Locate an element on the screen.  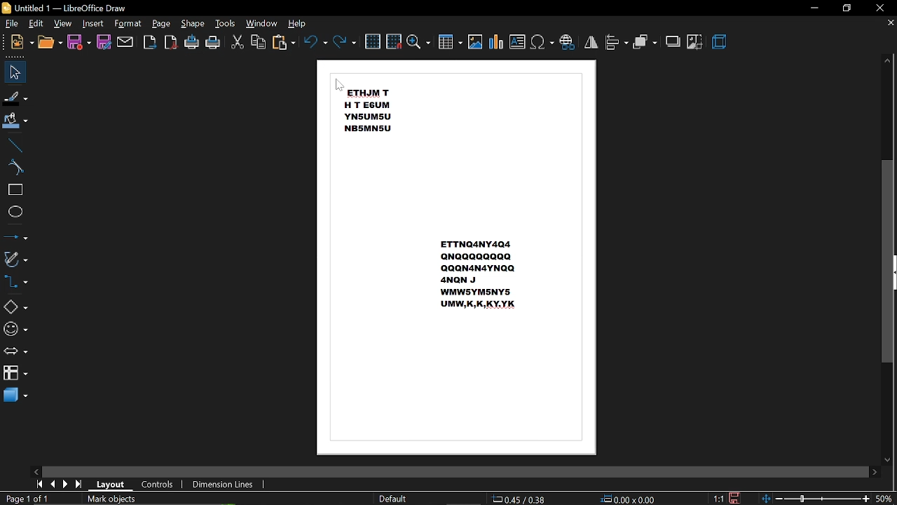
window is located at coordinates (262, 24).